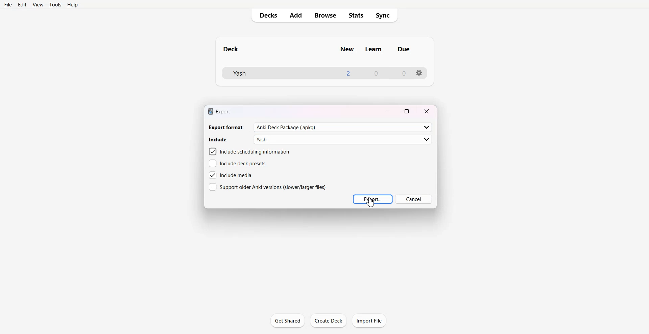 The image size is (649, 334). I want to click on Support older Anki versions, so click(267, 187).